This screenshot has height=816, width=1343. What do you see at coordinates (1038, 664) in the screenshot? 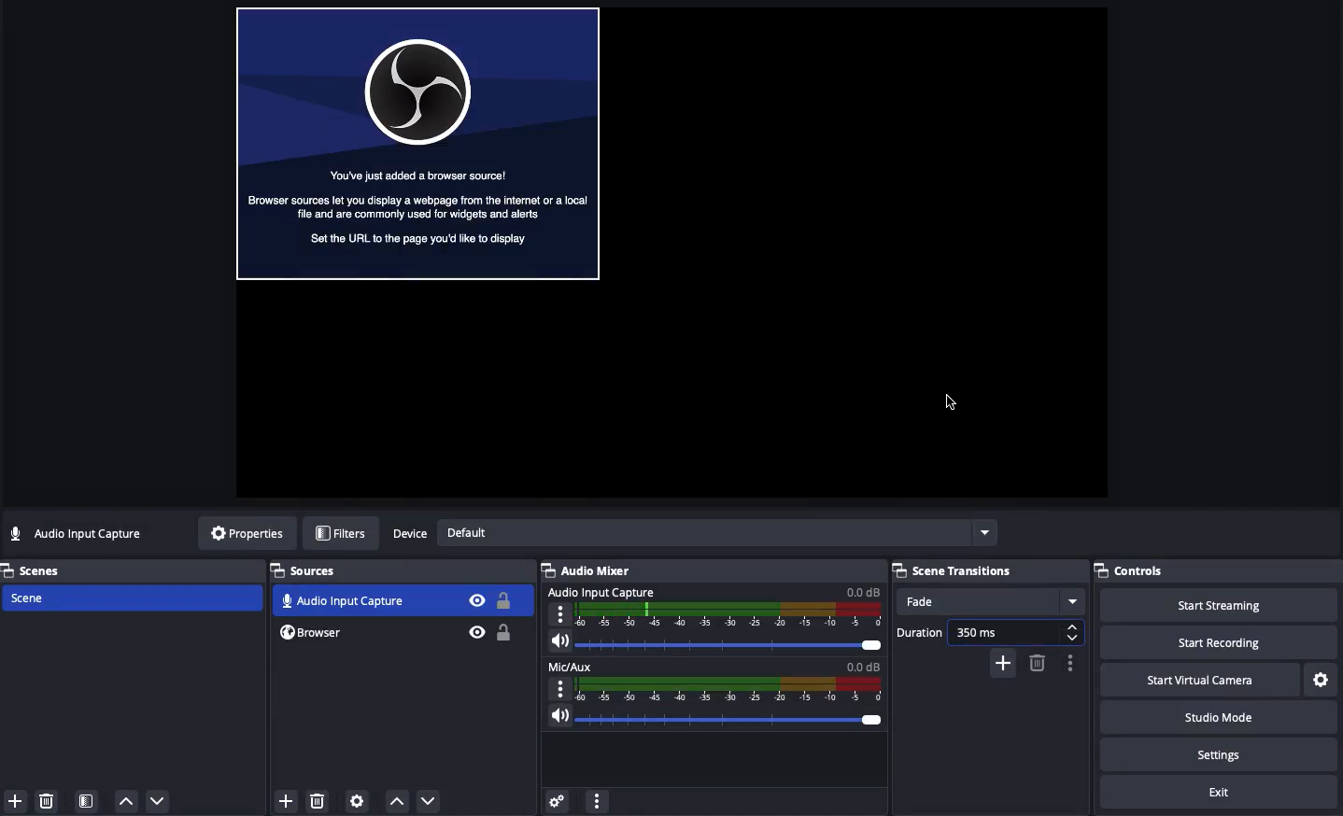
I see `Remove` at bounding box center [1038, 664].